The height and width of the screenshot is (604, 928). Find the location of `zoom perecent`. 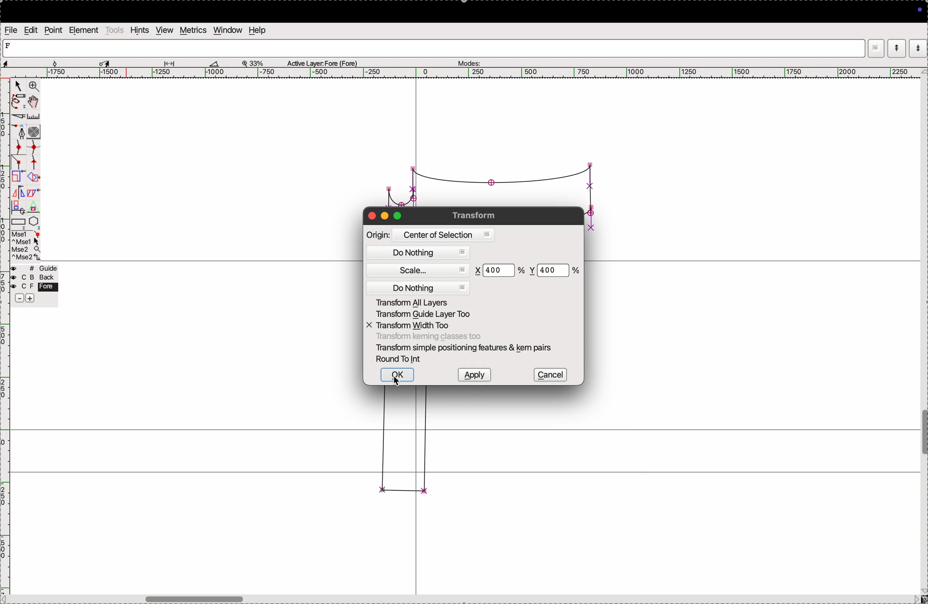

zoom perecent is located at coordinates (253, 62).